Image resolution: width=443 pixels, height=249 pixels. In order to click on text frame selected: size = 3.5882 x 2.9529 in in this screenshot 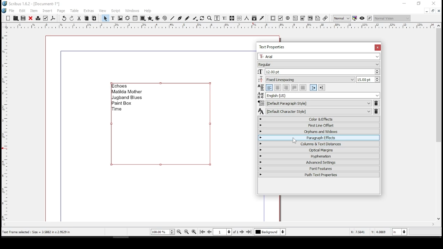, I will do `click(38, 232)`.